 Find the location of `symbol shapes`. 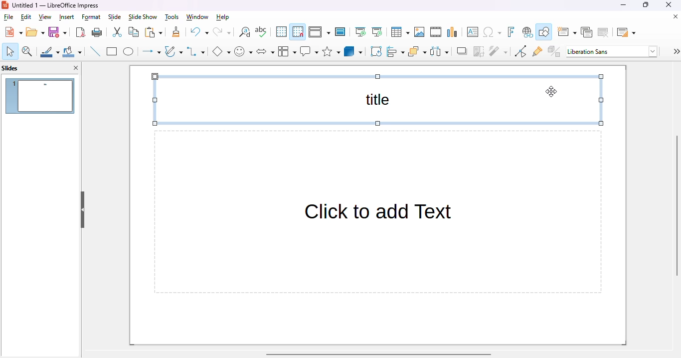

symbol shapes is located at coordinates (243, 51).